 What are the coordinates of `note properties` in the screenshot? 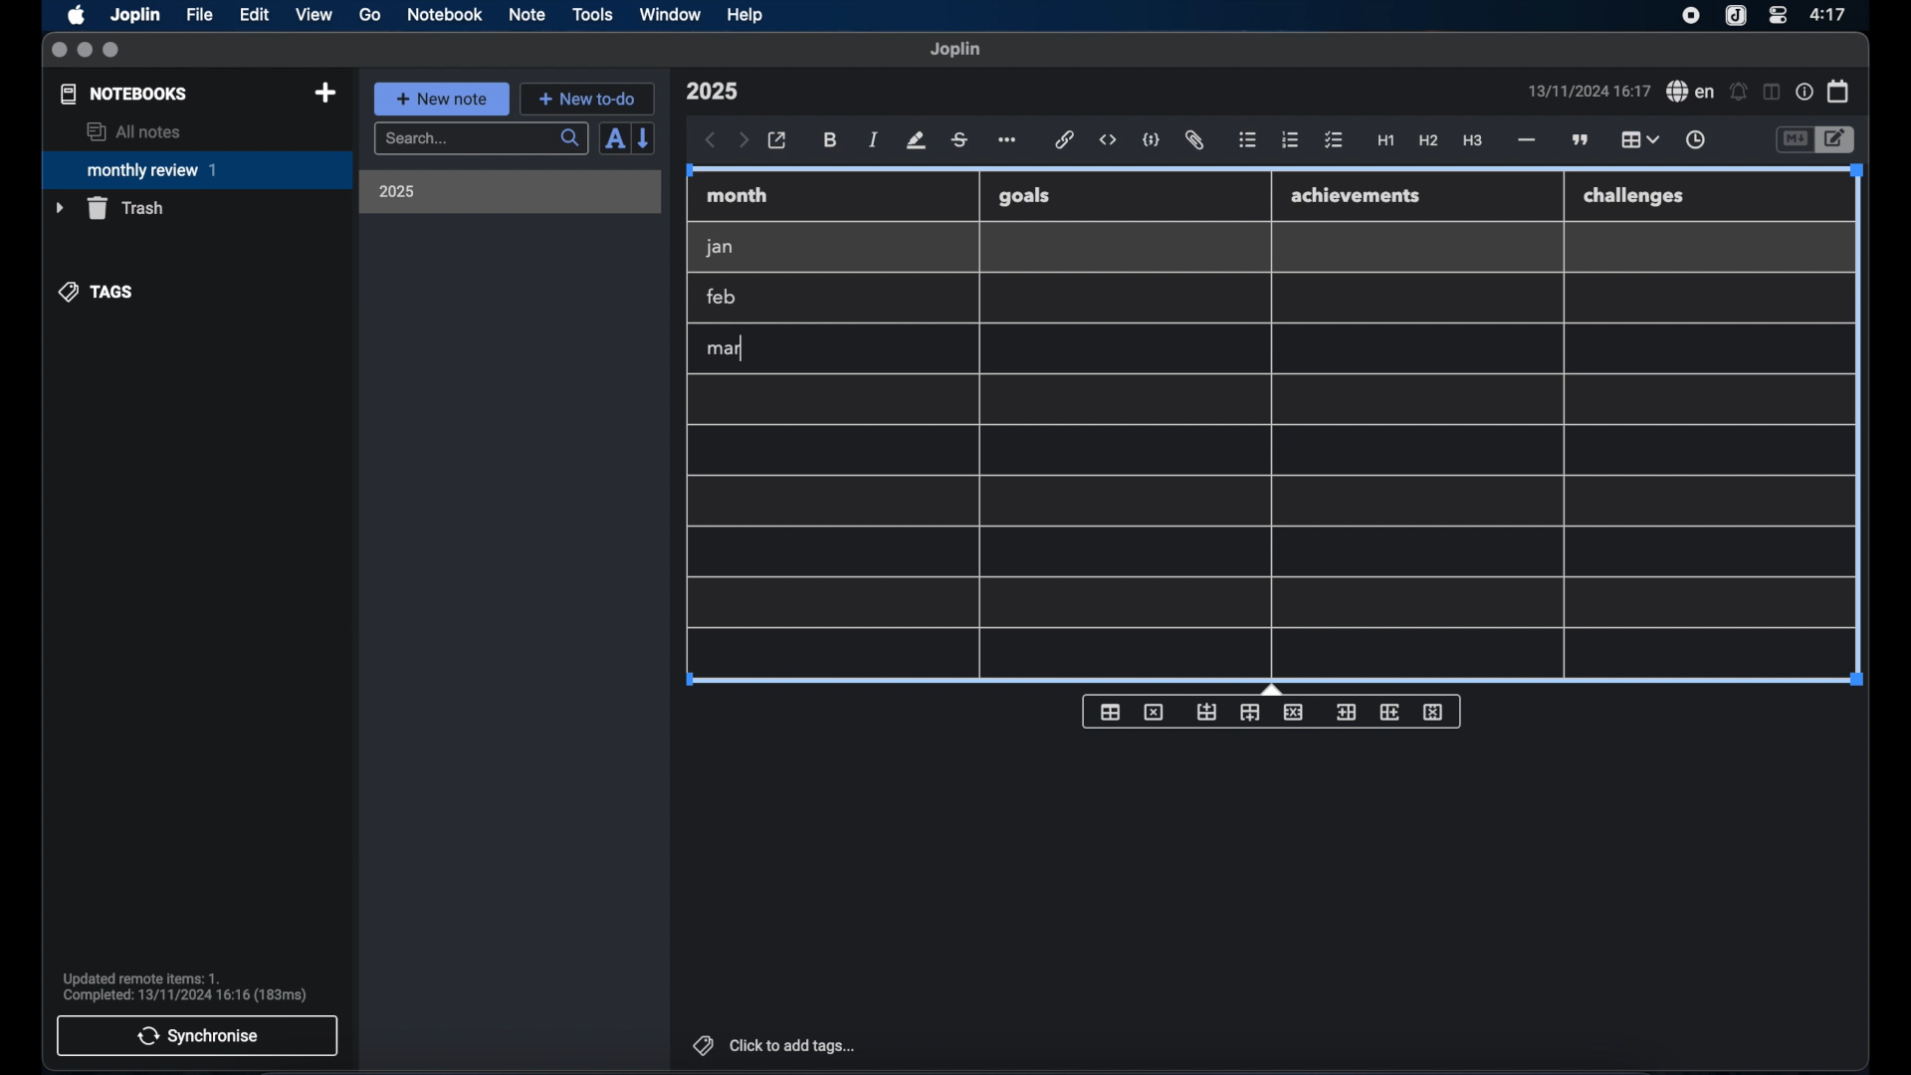 It's located at (1805, 93).